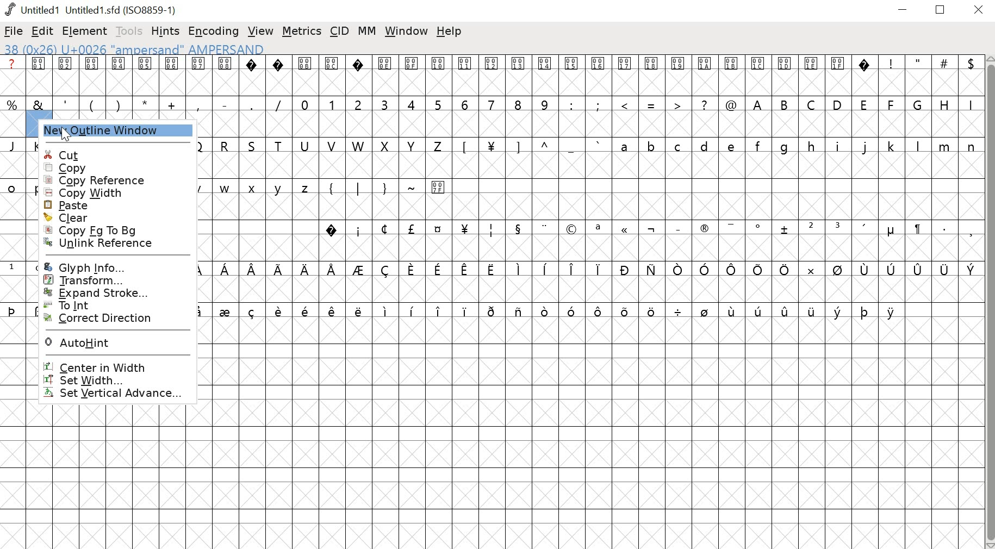 The height and width of the screenshot is (549, 995). What do you see at coordinates (812, 145) in the screenshot?
I see `h` at bounding box center [812, 145].